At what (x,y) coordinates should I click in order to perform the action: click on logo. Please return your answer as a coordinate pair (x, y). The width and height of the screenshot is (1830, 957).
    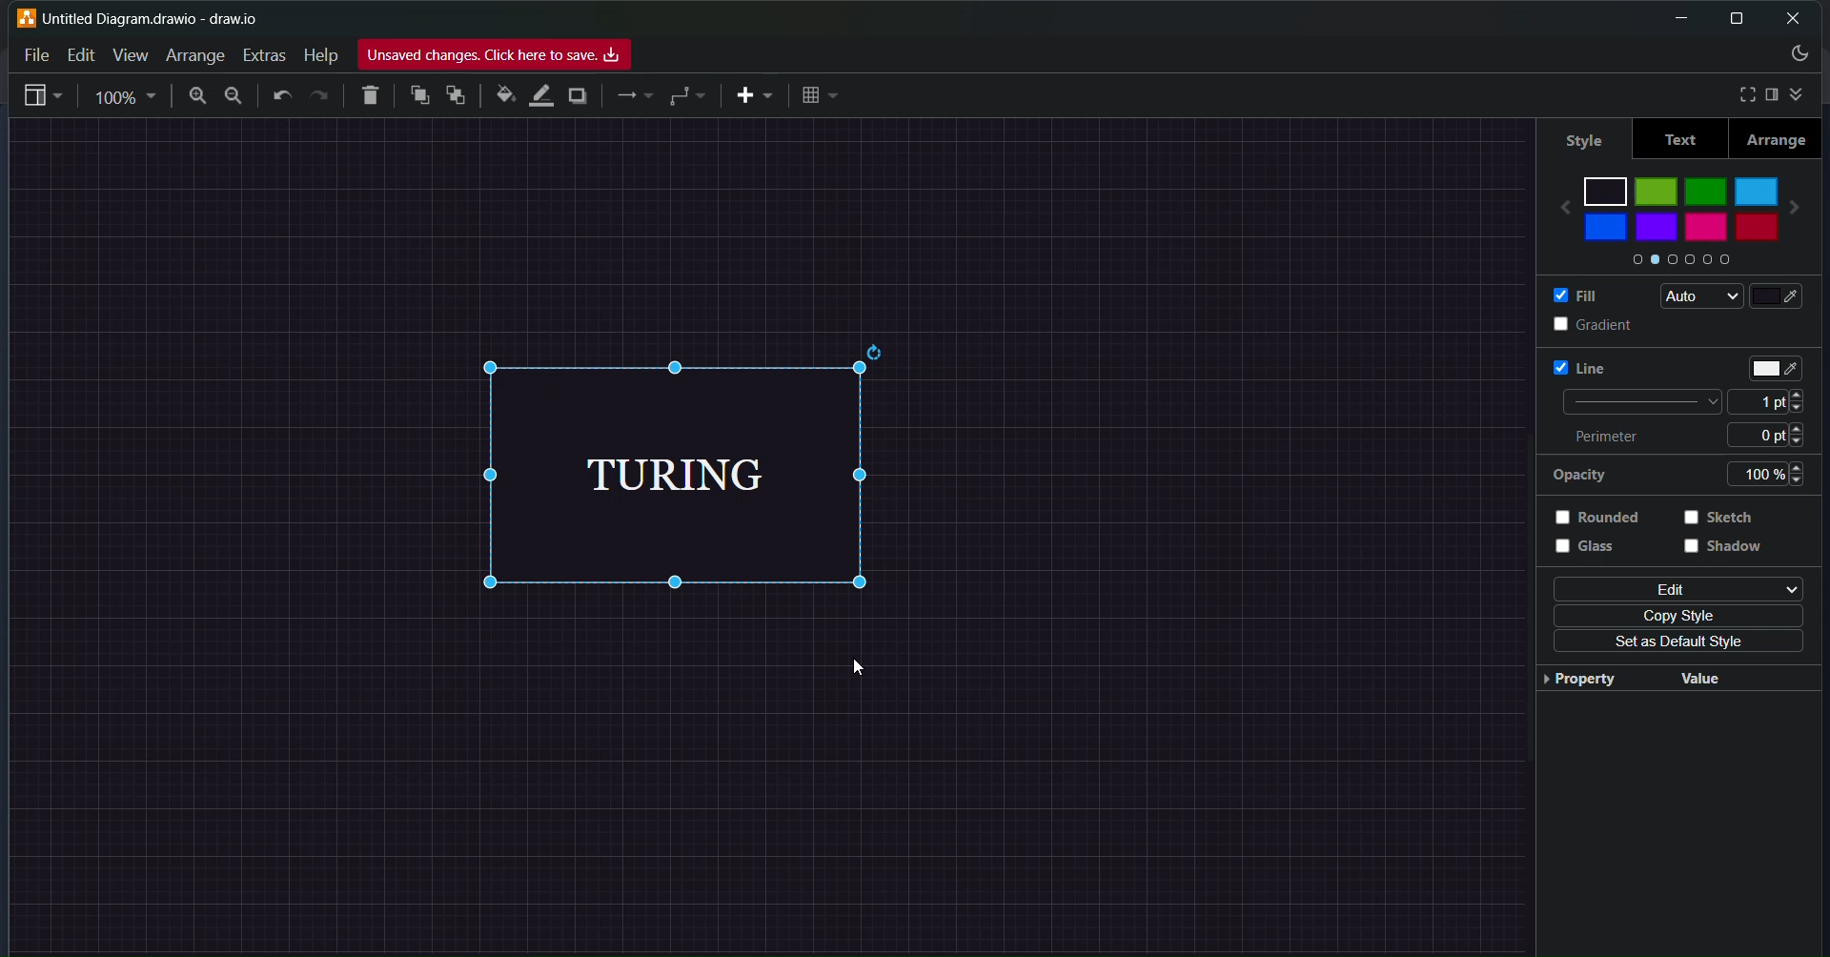
    Looking at the image, I should click on (25, 17).